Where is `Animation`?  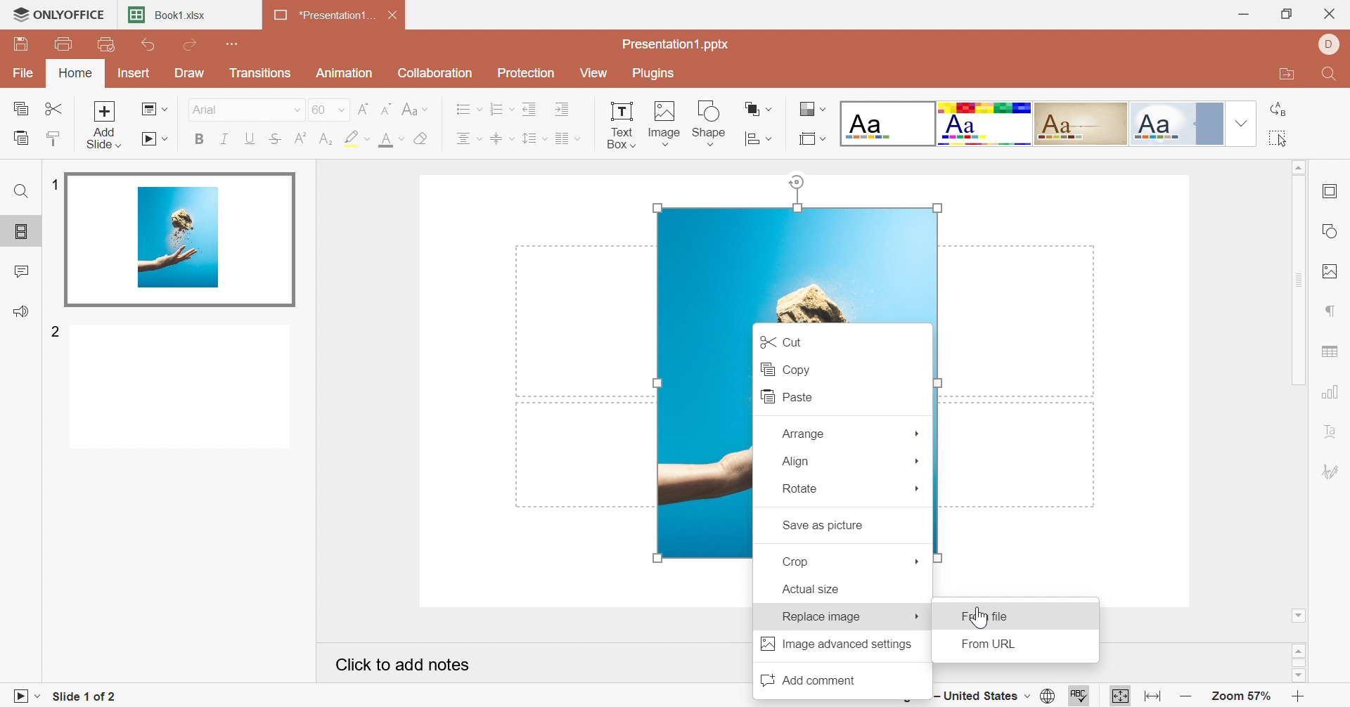
Animation is located at coordinates (345, 73).